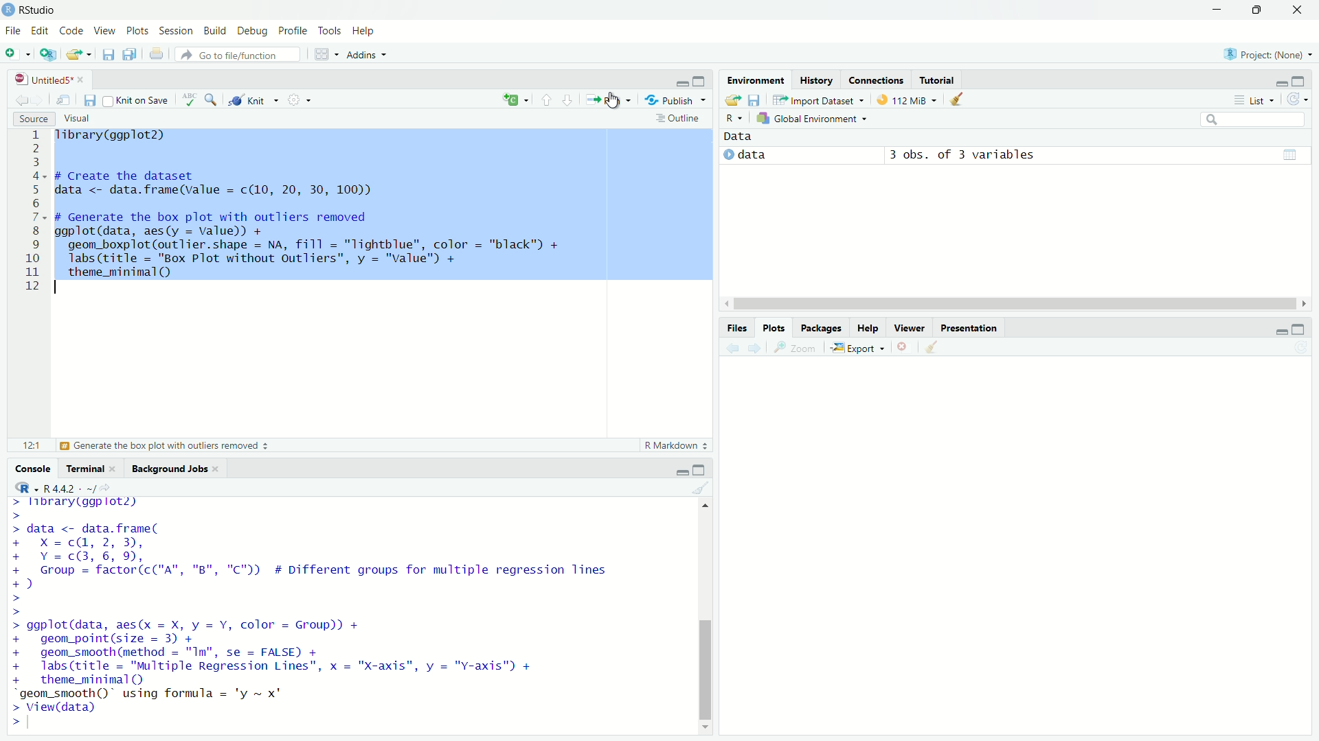 The height and width of the screenshot is (741, 1319). I want to click on Viewer, so click(909, 327).